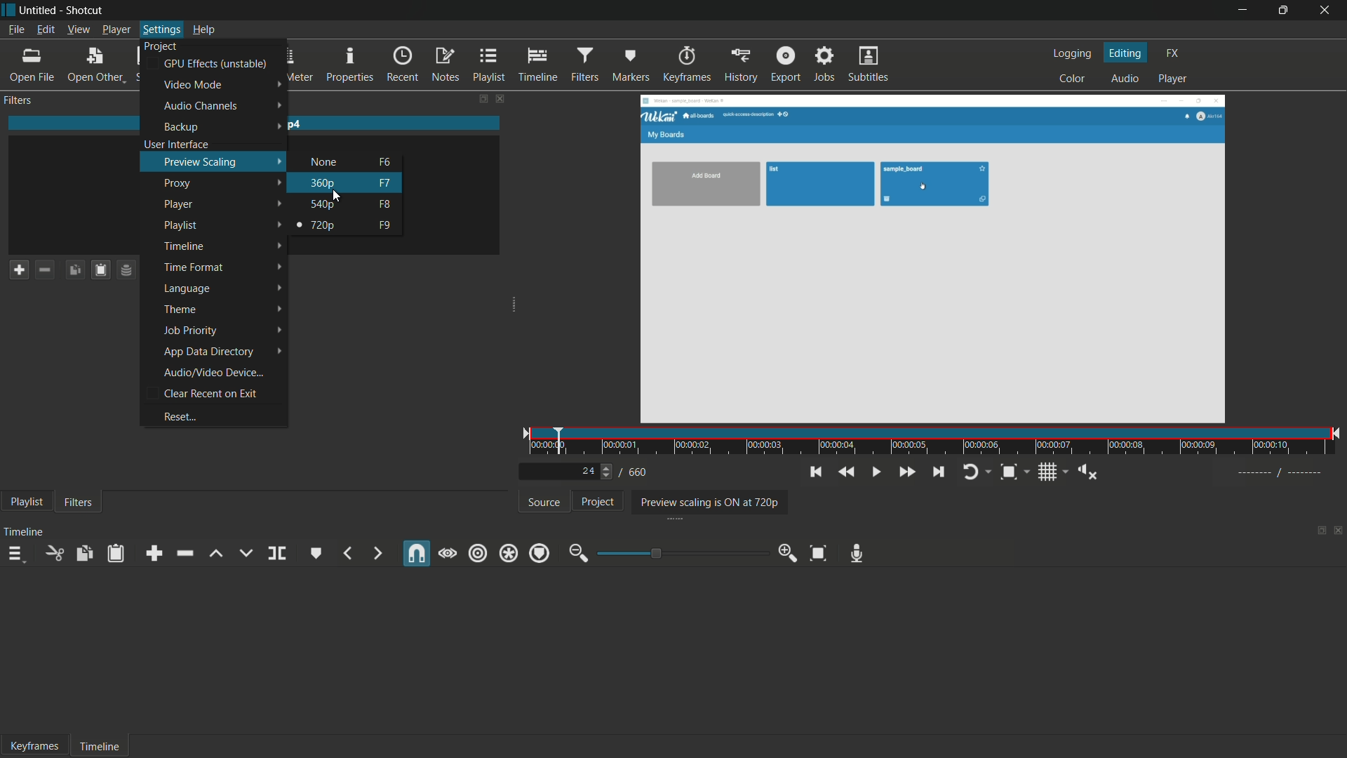 The height and width of the screenshot is (758, 1347). I want to click on close filters, so click(500, 98).